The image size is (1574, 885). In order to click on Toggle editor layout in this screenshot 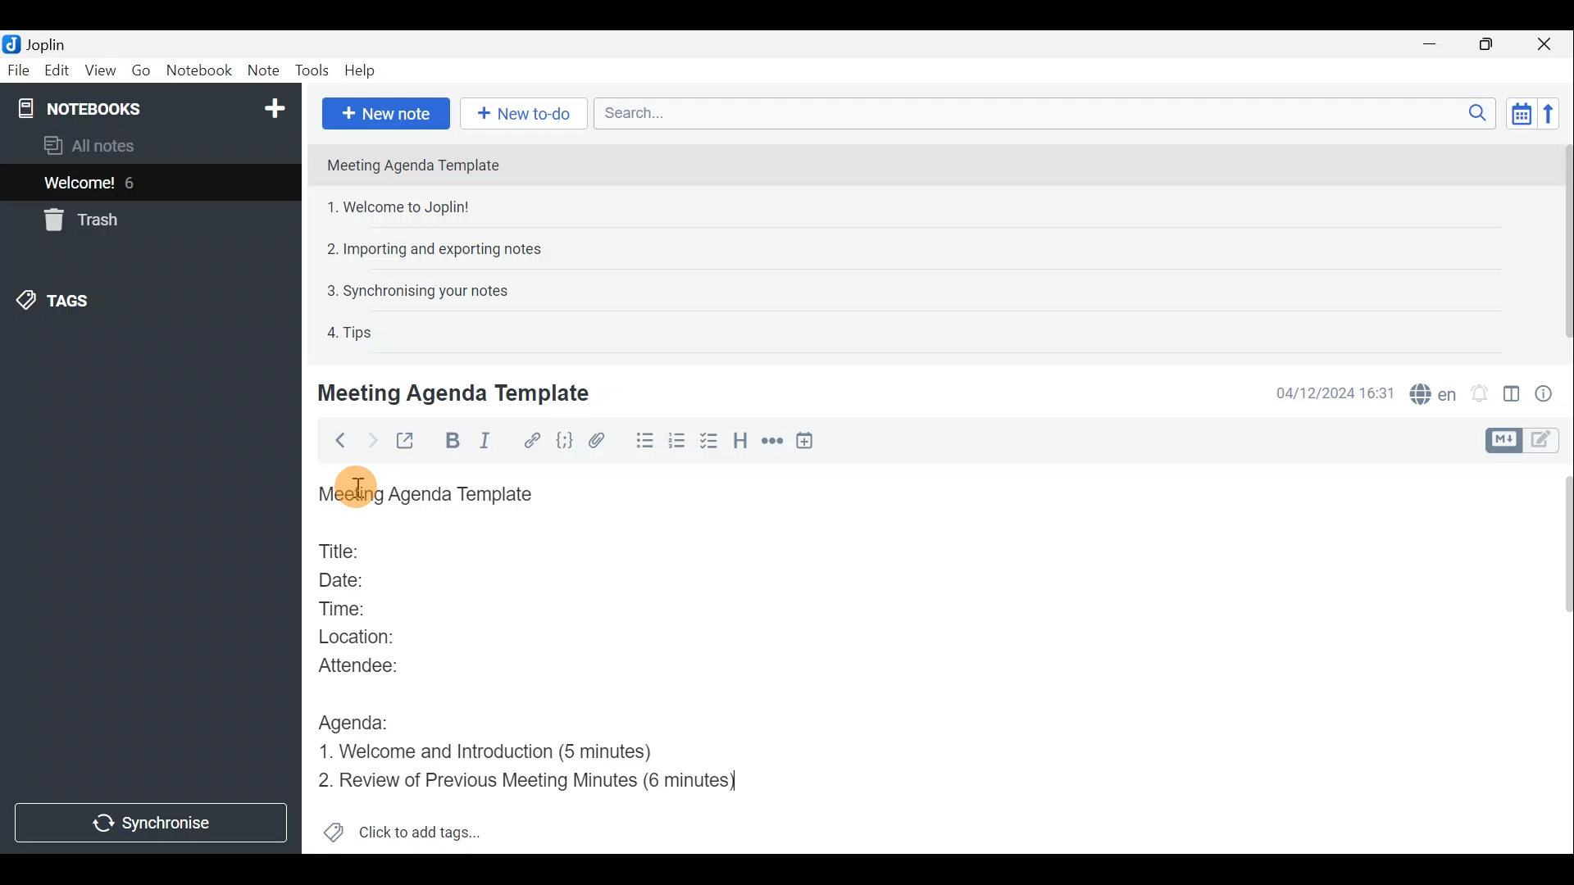, I will do `click(1513, 397)`.